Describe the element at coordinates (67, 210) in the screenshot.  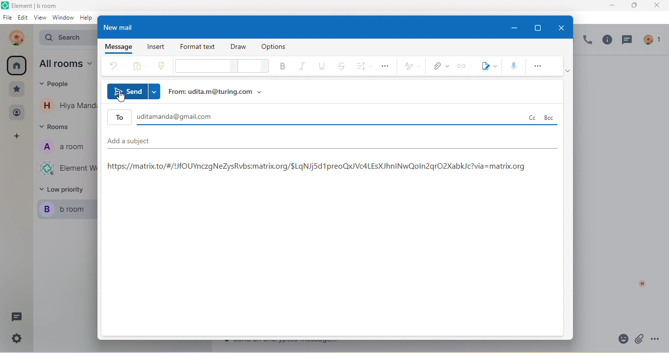
I see `b room` at that location.